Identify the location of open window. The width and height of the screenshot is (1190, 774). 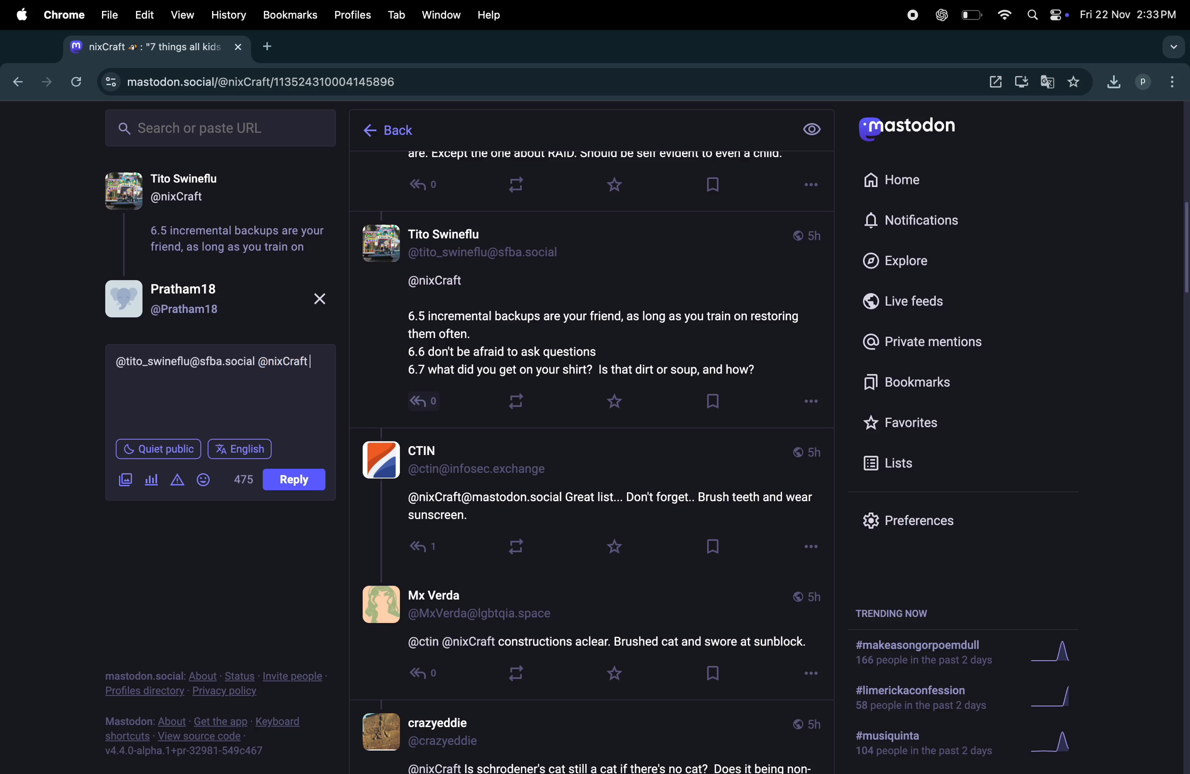
(995, 82).